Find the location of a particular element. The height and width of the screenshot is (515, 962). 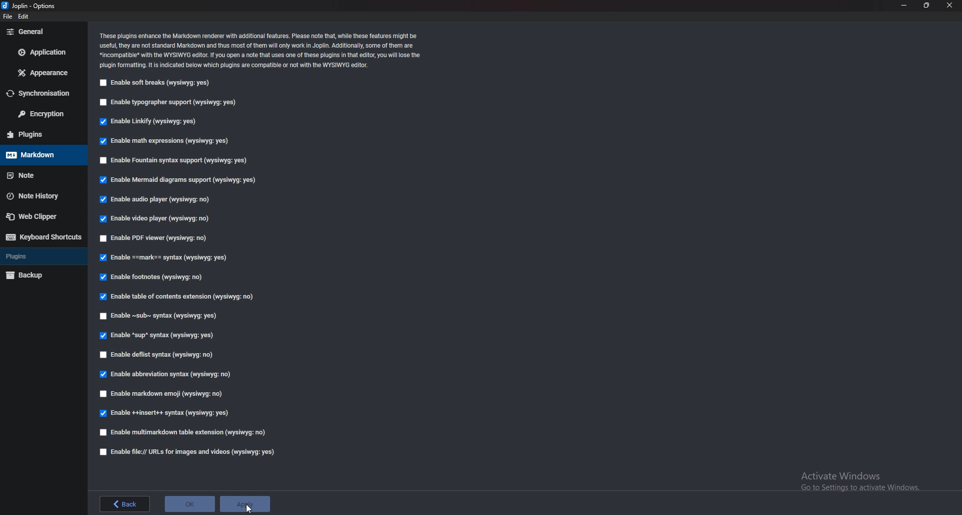

edit is located at coordinates (25, 16).